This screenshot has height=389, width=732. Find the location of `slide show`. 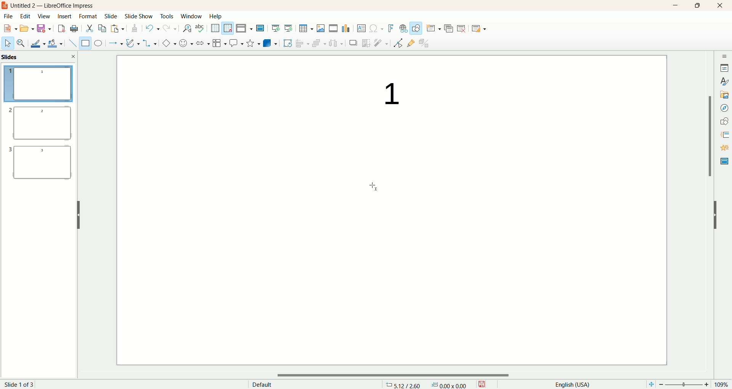

slide show is located at coordinates (140, 16).